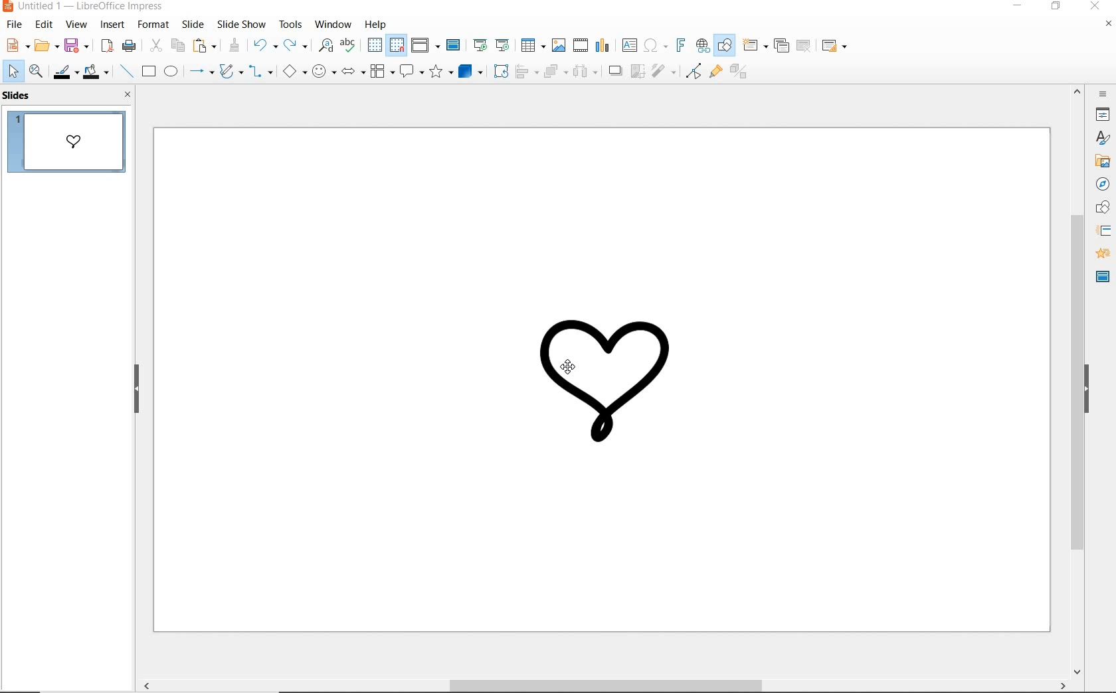 This screenshot has width=1116, height=693. Describe the element at coordinates (425, 46) in the screenshot. I see `display views` at that location.